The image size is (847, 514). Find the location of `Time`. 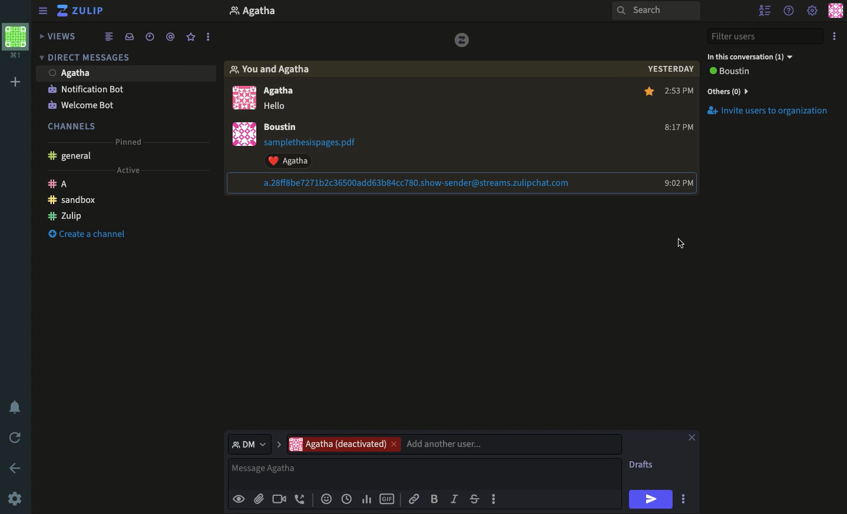

Time is located at coordinates (346, 499).